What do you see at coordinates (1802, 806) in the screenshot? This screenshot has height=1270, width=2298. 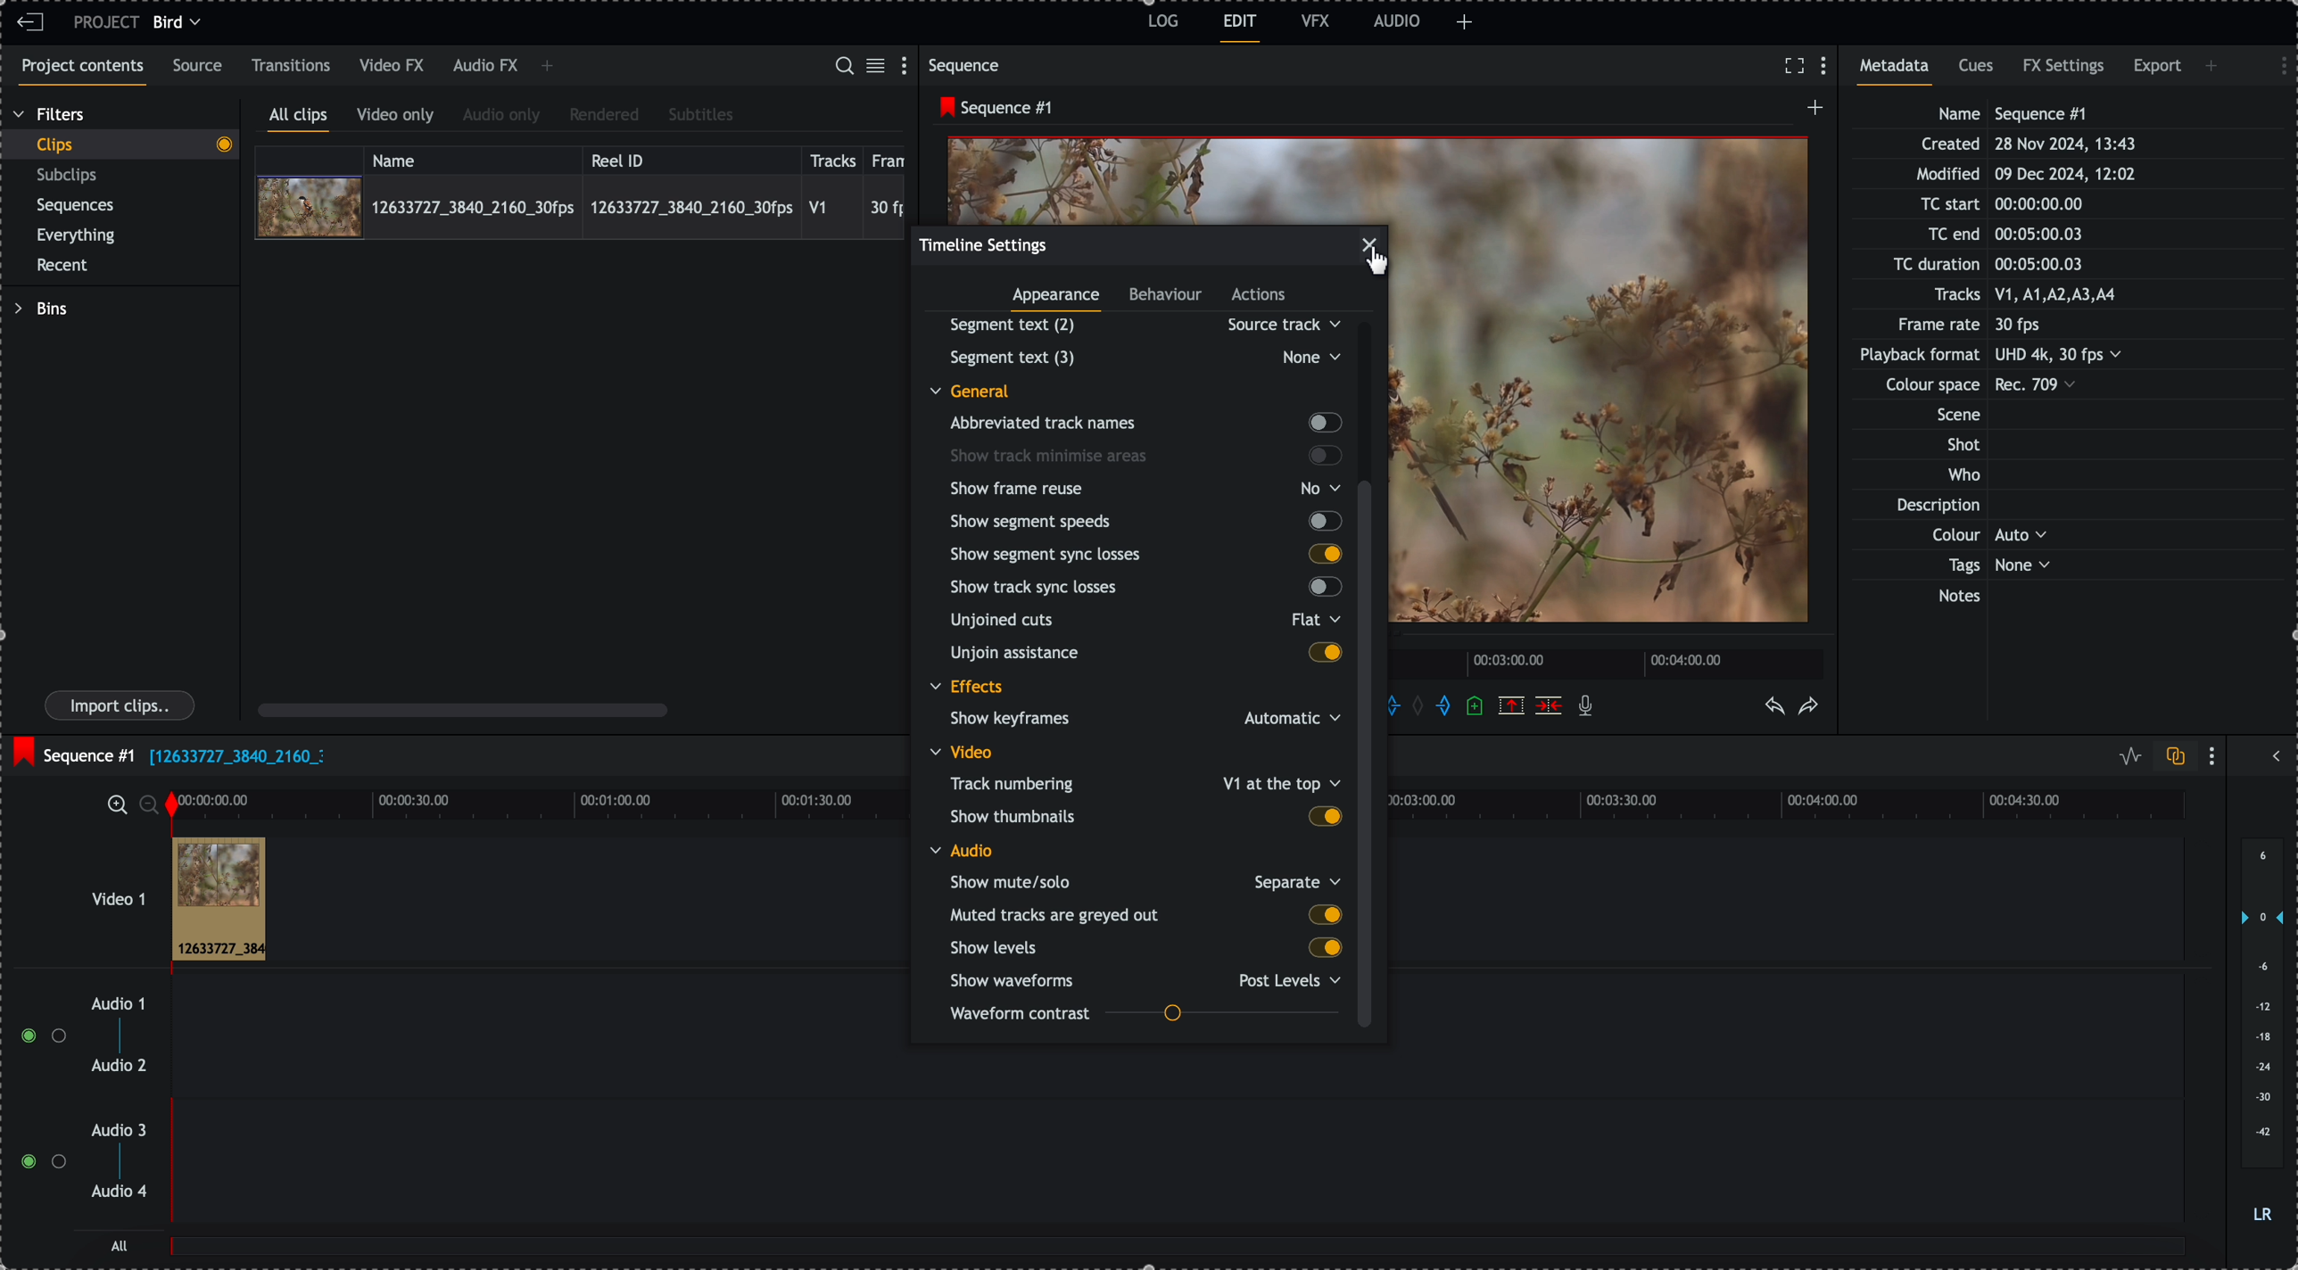 I see `timeline` at bounding box center [1802, 806].